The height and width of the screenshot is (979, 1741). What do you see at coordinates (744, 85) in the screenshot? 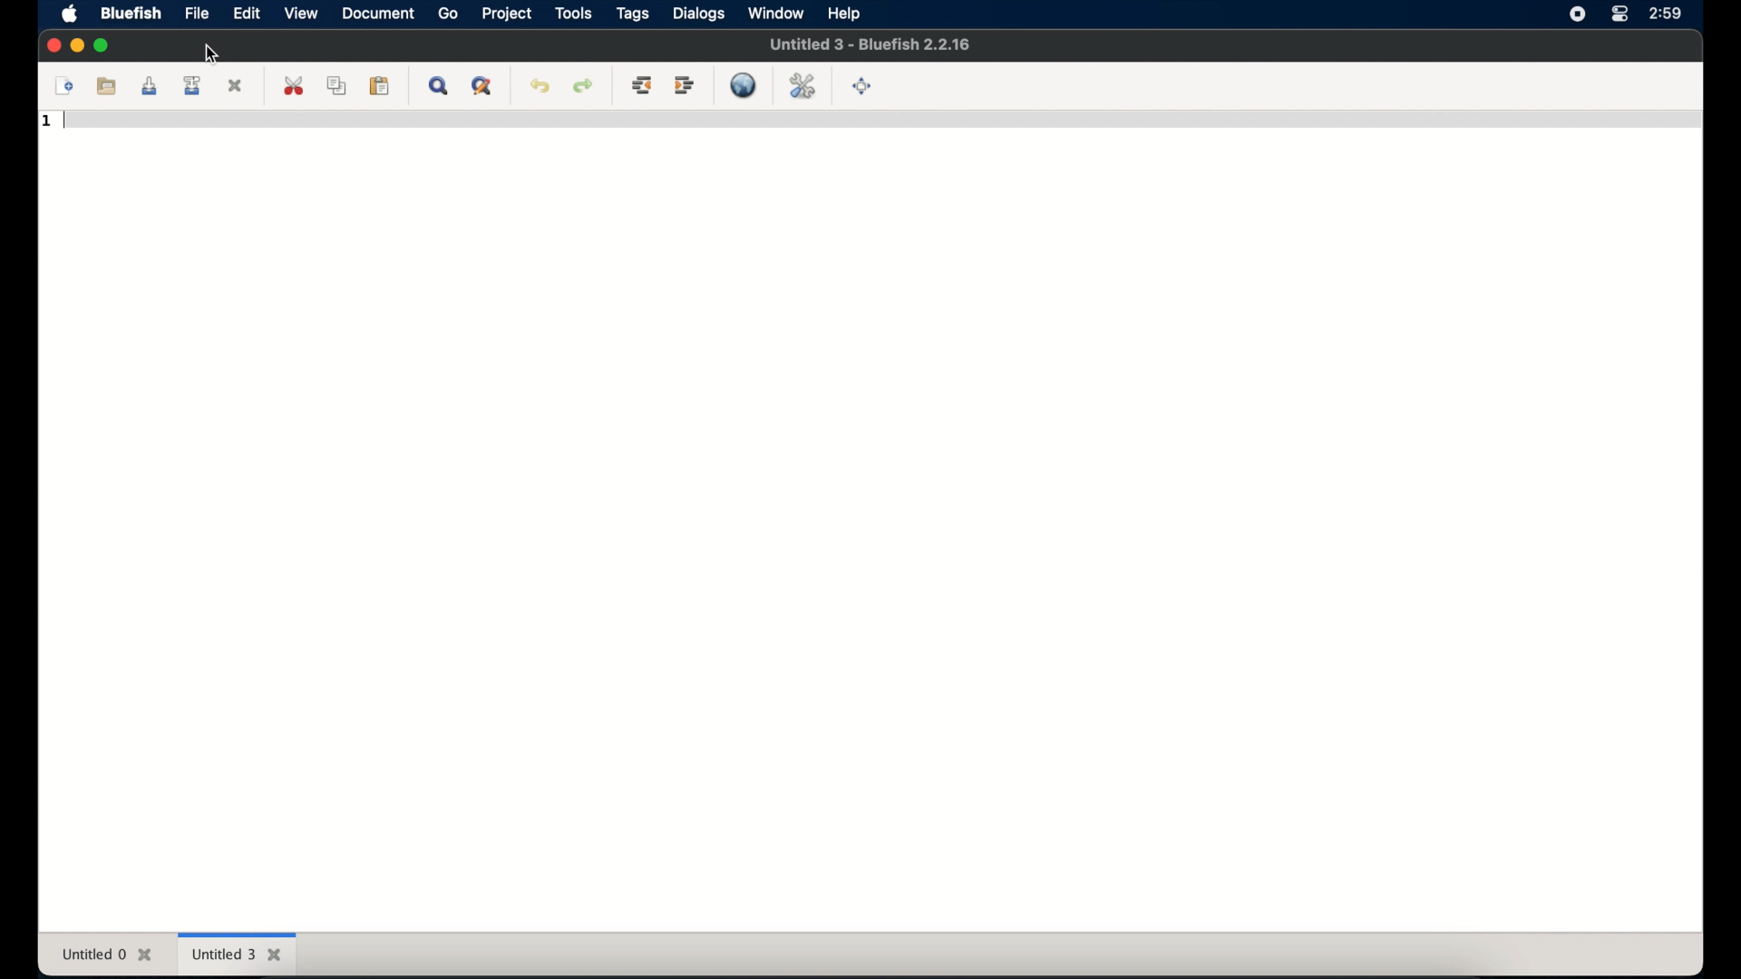
I see `preview in browser` at bounding box center [744, 85].